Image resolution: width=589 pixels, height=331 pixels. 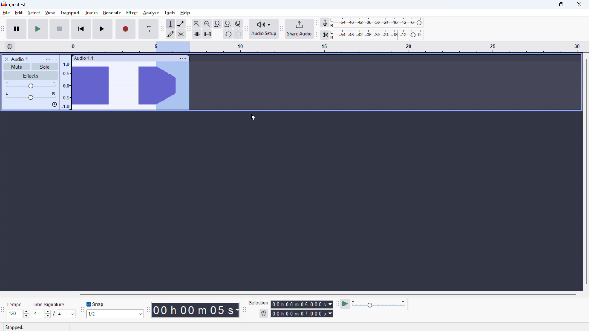 What do you see at coordinates (148, 310) in the screenshot?
I see `Time toolbar ` at bounding box center [148, 310].